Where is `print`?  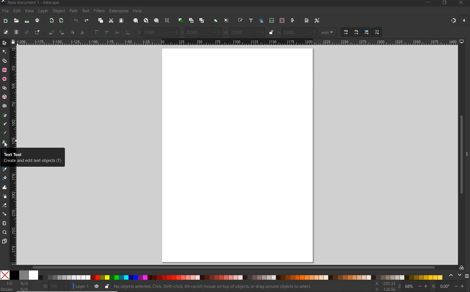 print is located at coordinates (37, 21).